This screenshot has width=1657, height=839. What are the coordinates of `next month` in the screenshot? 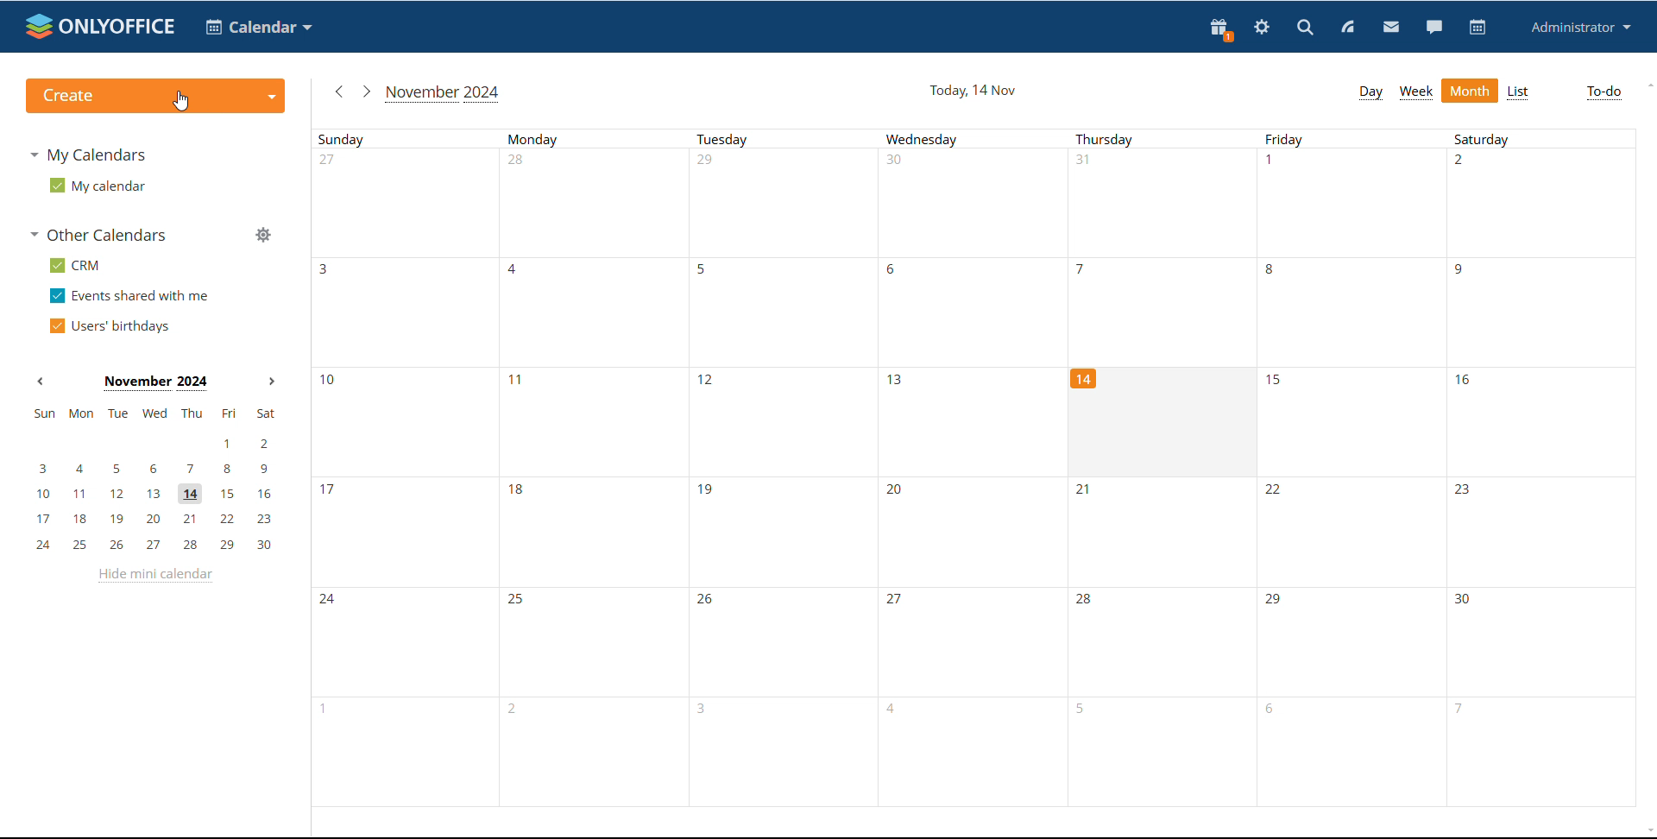 It's located at (364, 91).